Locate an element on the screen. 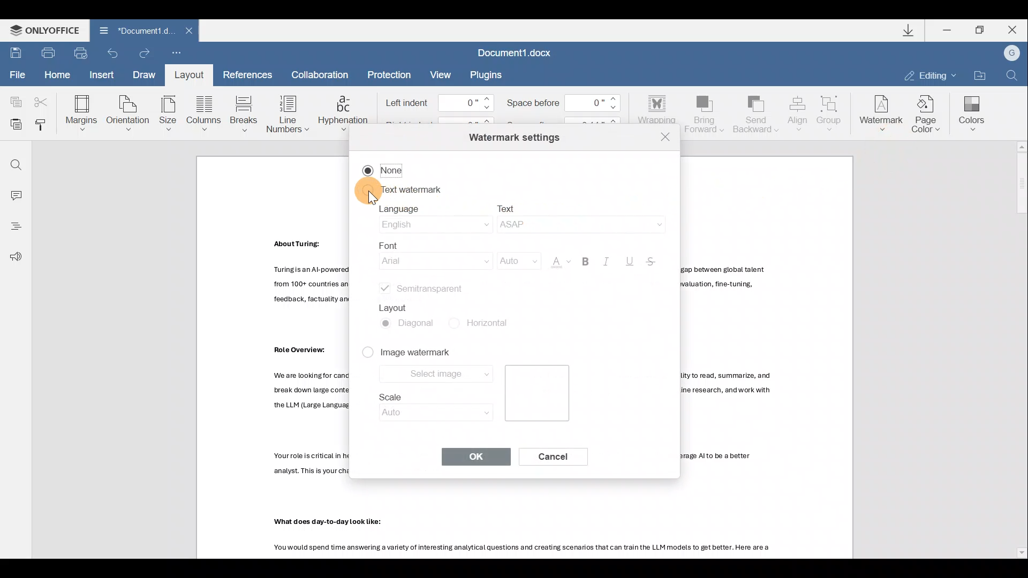 This screenshot has height=578, width=1028. Collaboration is located at coordinates (324, 74).